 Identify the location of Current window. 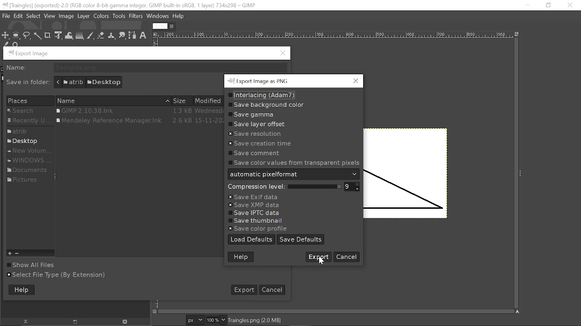
(259, 81).